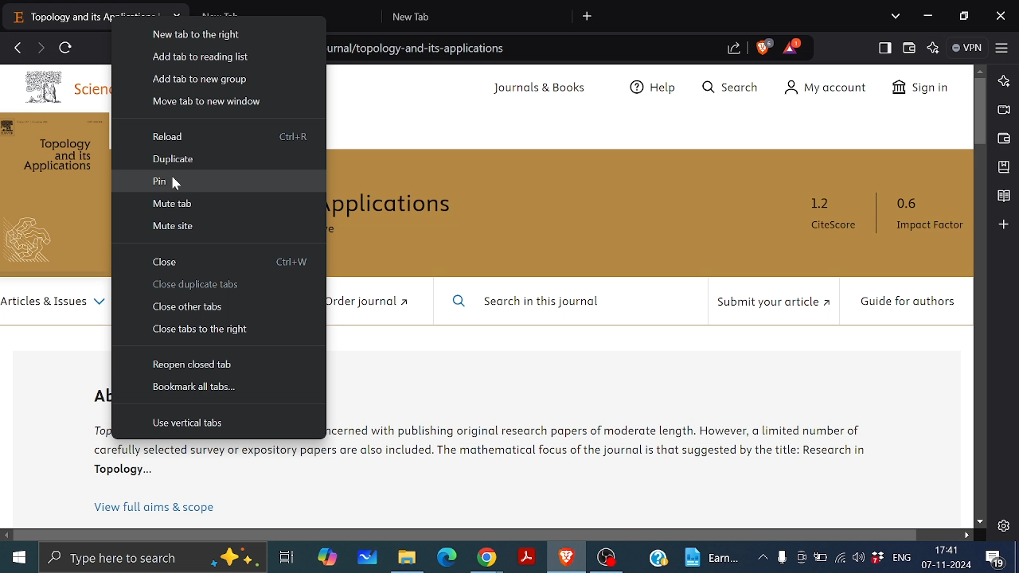  Describe the element at coordinates (967, 536) in the screenshot. I see `Move right` at that location.